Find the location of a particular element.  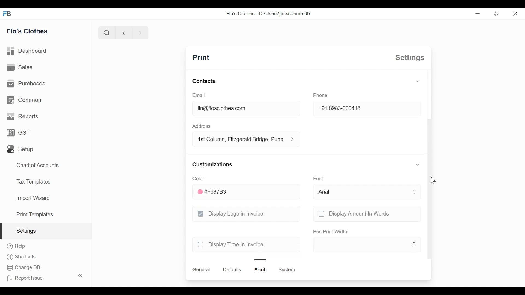

#F687B3 is located at coordinates (247, 192).